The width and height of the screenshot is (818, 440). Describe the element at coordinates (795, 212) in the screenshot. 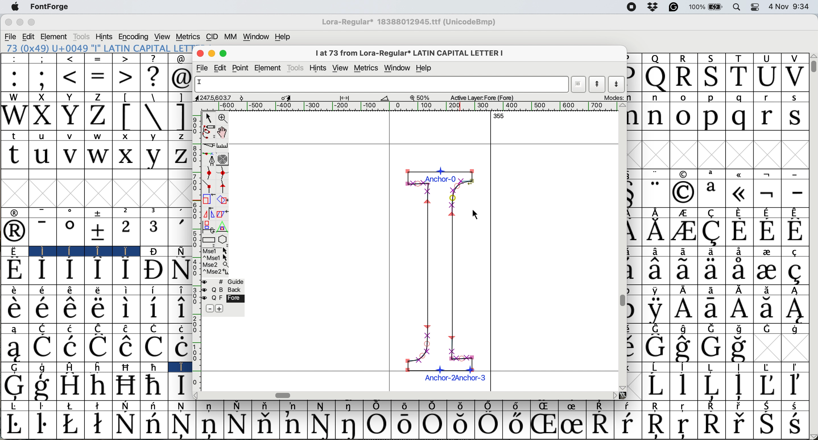

I see `Symbol` at that location.